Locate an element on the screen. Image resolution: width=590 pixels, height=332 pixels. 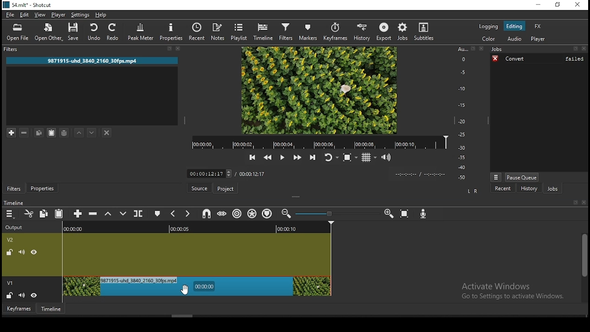
(un)locked is located at coordinates (11, 295).